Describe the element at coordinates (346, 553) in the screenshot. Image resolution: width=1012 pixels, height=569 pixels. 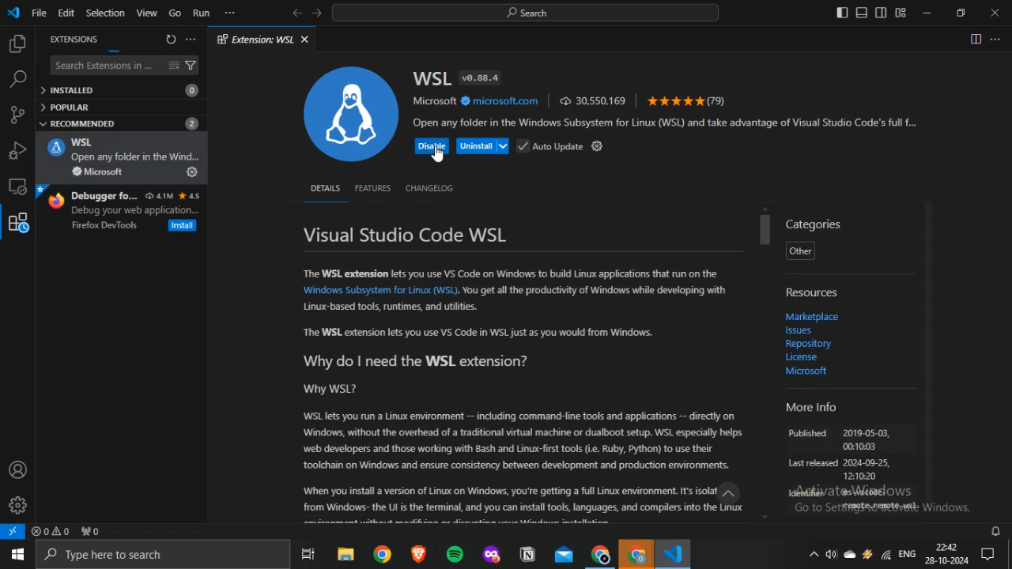
I see `file explorer` at that location.